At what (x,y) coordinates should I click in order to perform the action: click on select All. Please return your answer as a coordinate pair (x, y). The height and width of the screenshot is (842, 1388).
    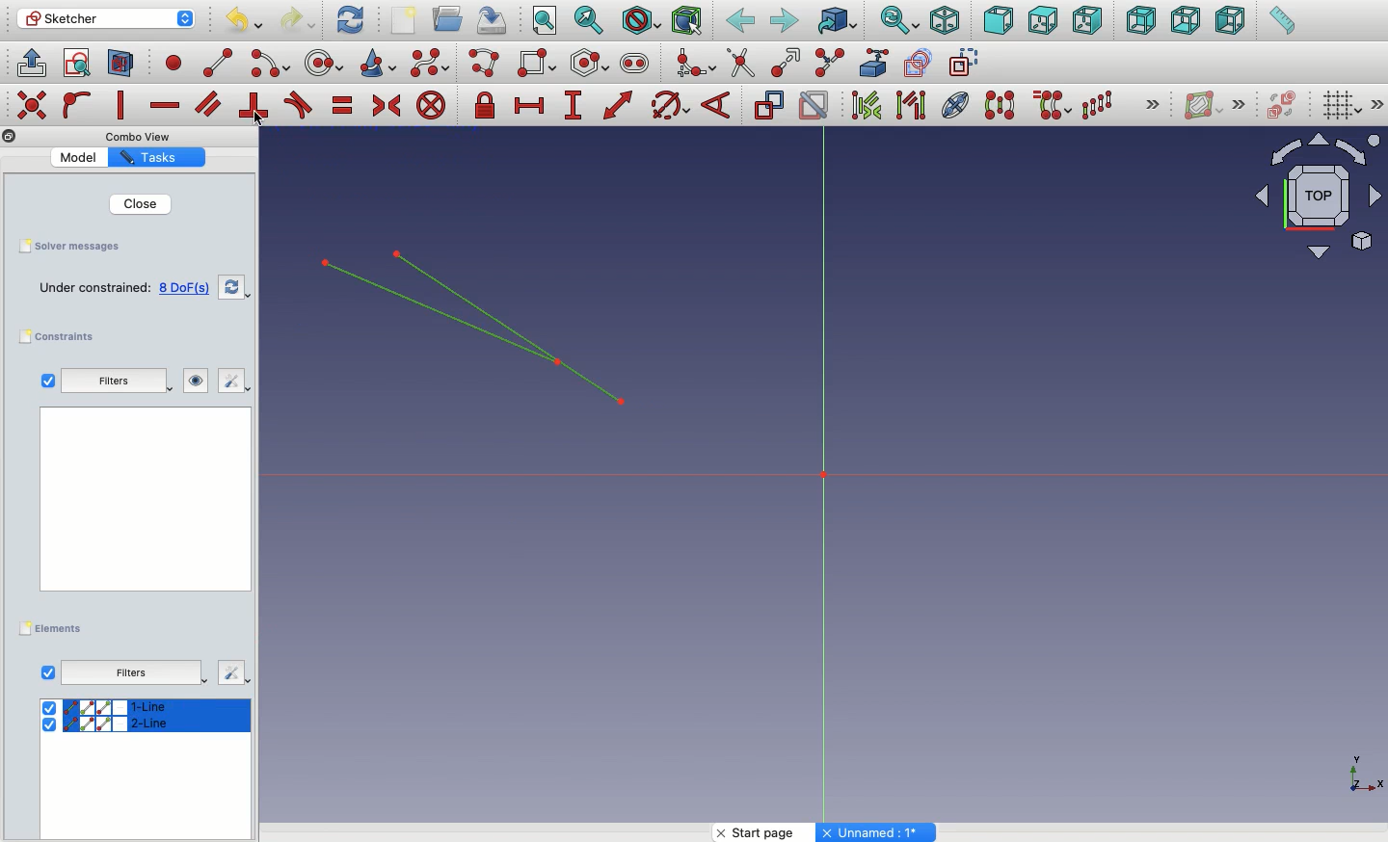
    Looking at the image, I should click on (145, 718).